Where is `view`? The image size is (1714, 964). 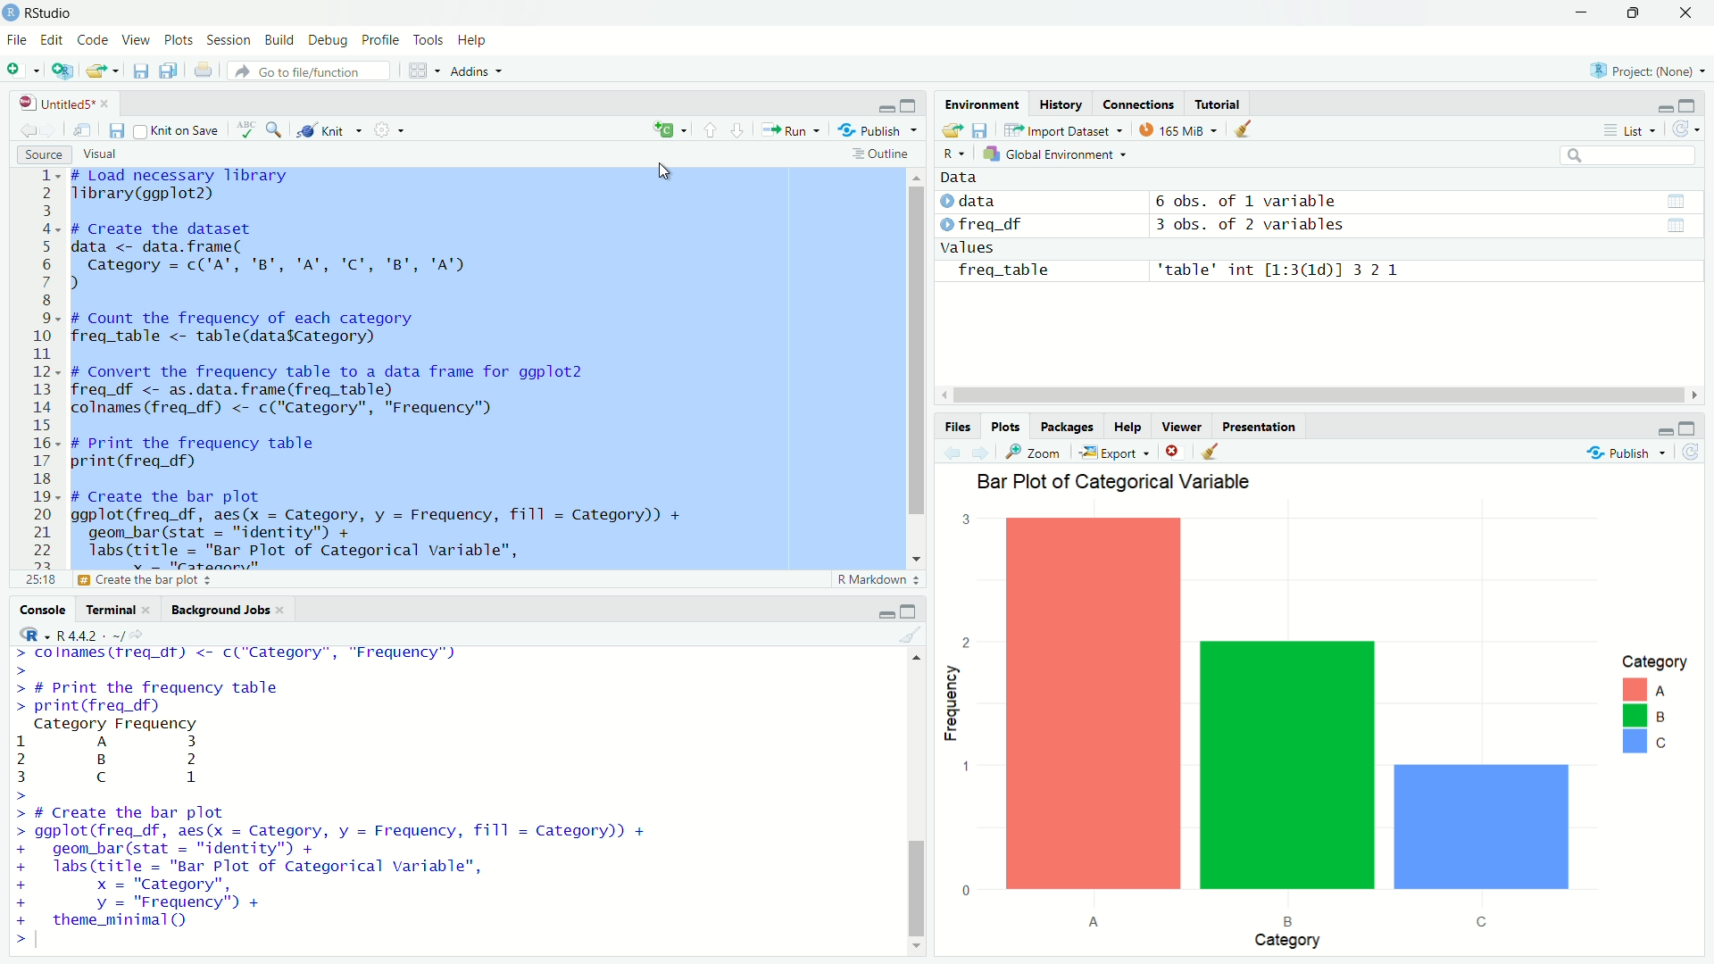 view is located at coordinates (137, 39).